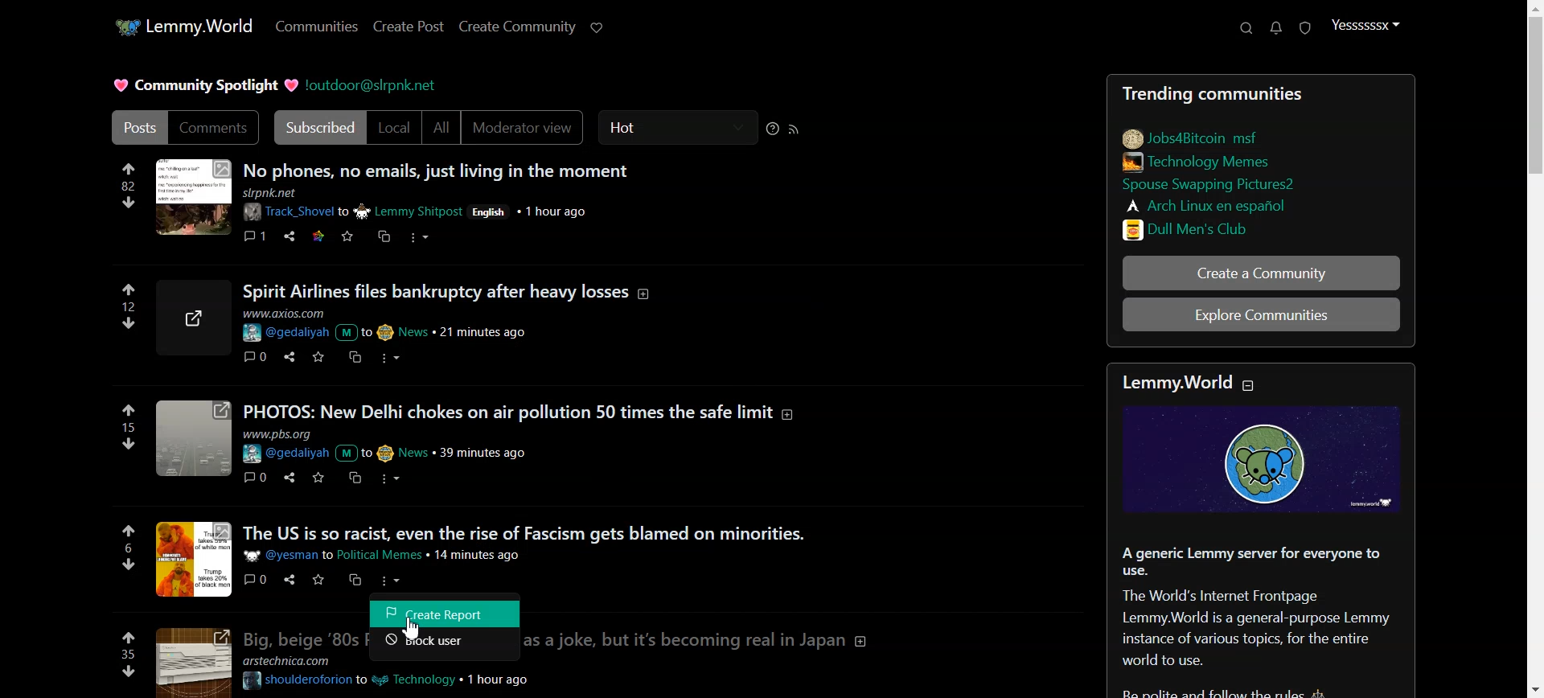 Image resolution: width=1544 pixels, height=698 pixels. What do you see at coordinates (518, 27) in the screenshot?
I see `Create Community` at bounding box center [518, 27].